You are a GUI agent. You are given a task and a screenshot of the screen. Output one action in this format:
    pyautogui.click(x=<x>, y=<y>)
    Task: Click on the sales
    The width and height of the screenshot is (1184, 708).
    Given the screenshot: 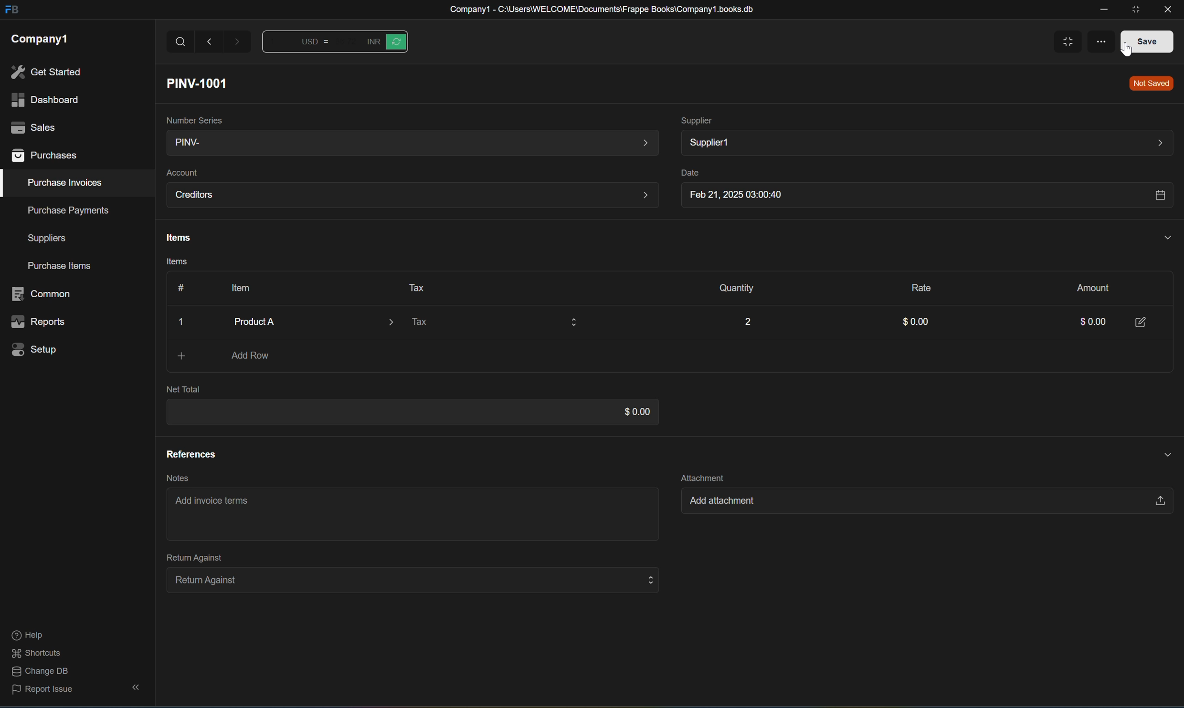 What is the action you would take?
    pyautogui.click(x=31, y=126)
    